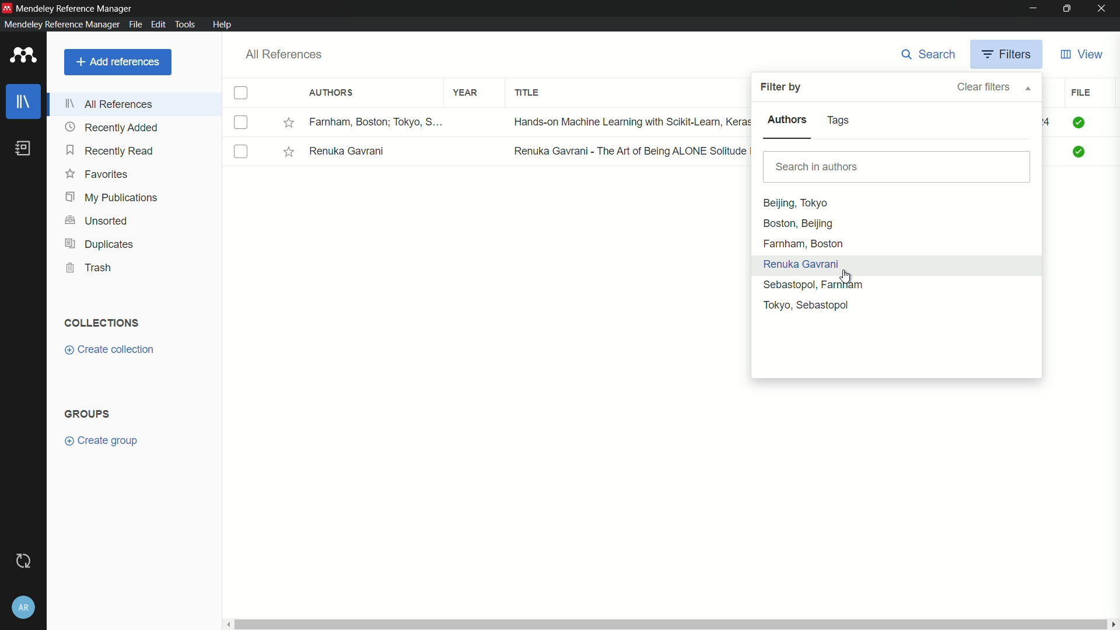 The width and height of the screenshot is (1120, 630). What do you see at coordinates (1084, 92) in the screenshot?
I see `file` at bounding box center [1084, 92].